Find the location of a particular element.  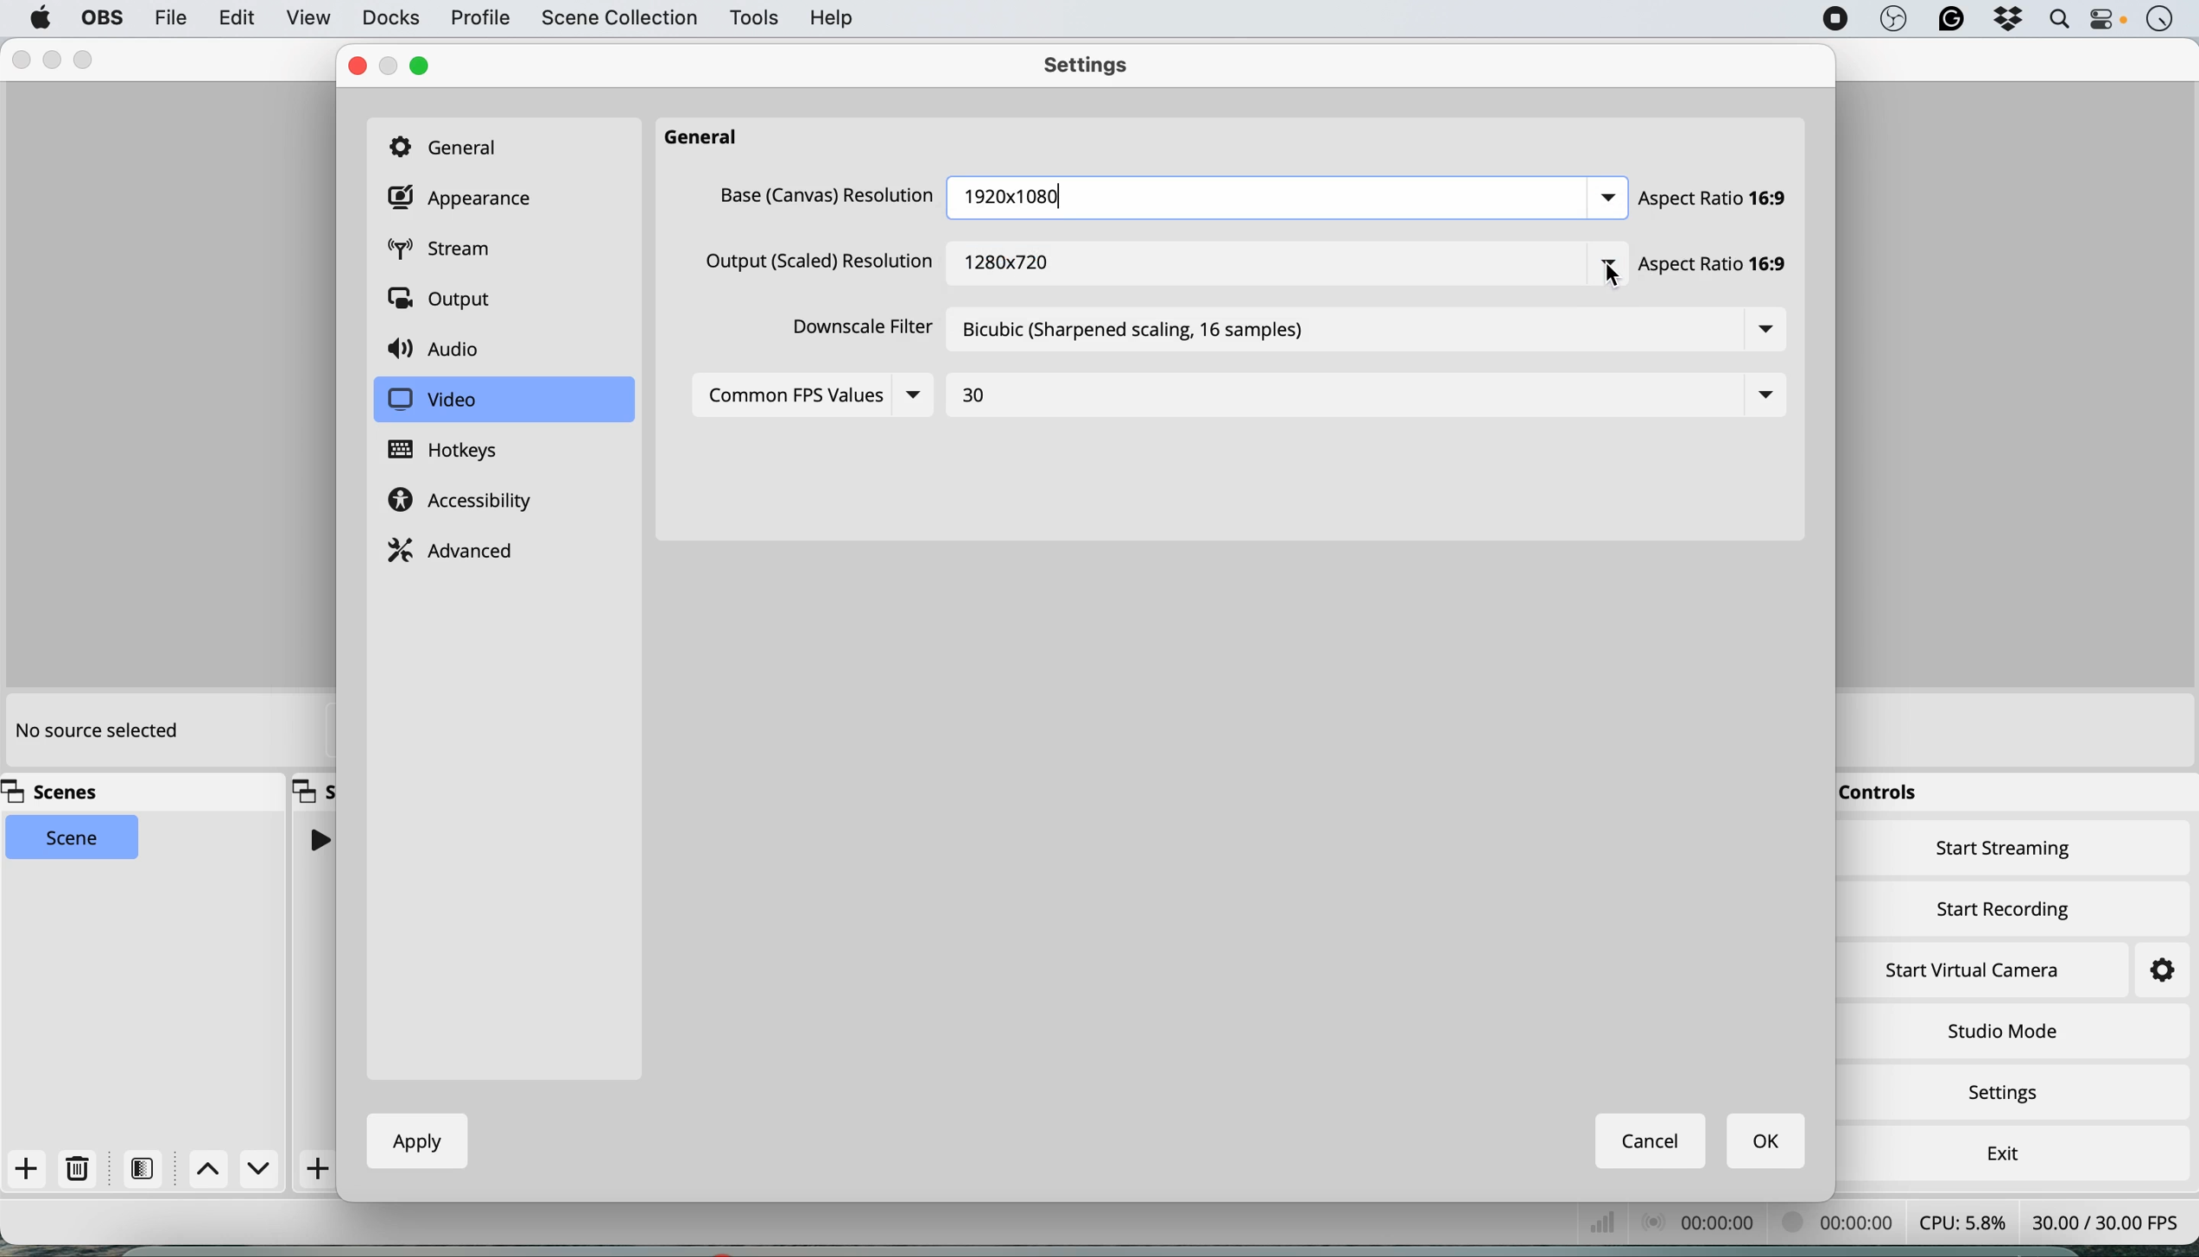

studio mode is located at coordinates (2001, 1030).